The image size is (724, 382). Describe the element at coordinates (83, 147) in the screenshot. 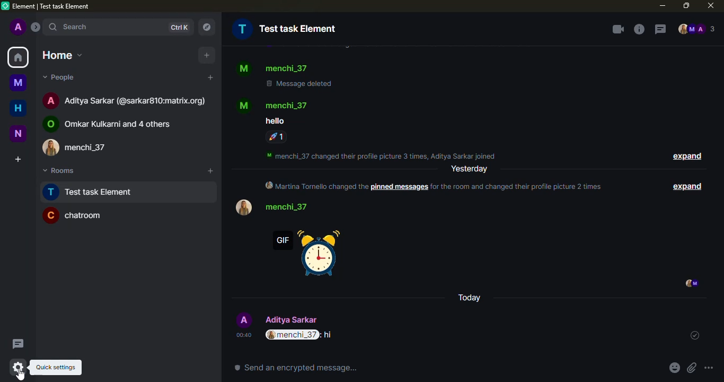

I see `contact` at that location.